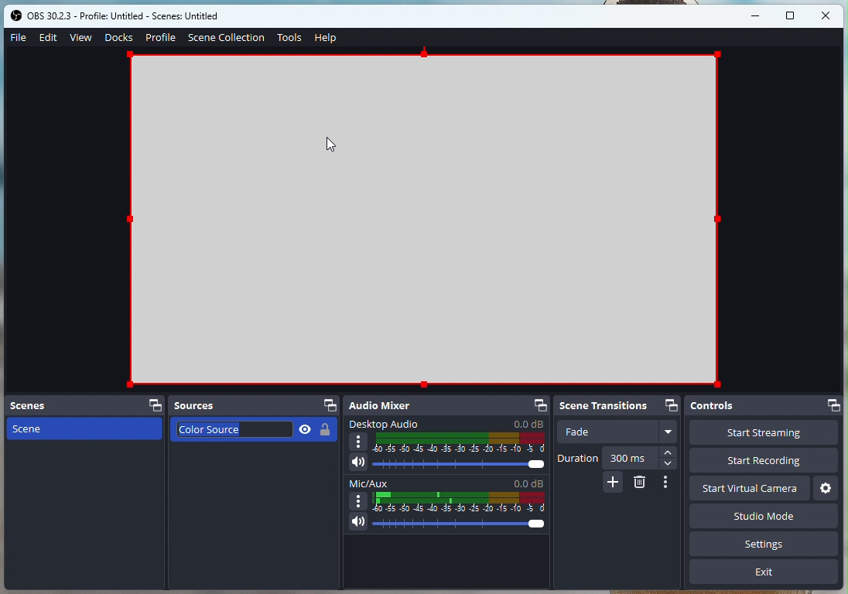 This screenshot has height=594, width=848. Describe the element at coordinates (50, 39) in the screenshot. I see `Edit` at that location.